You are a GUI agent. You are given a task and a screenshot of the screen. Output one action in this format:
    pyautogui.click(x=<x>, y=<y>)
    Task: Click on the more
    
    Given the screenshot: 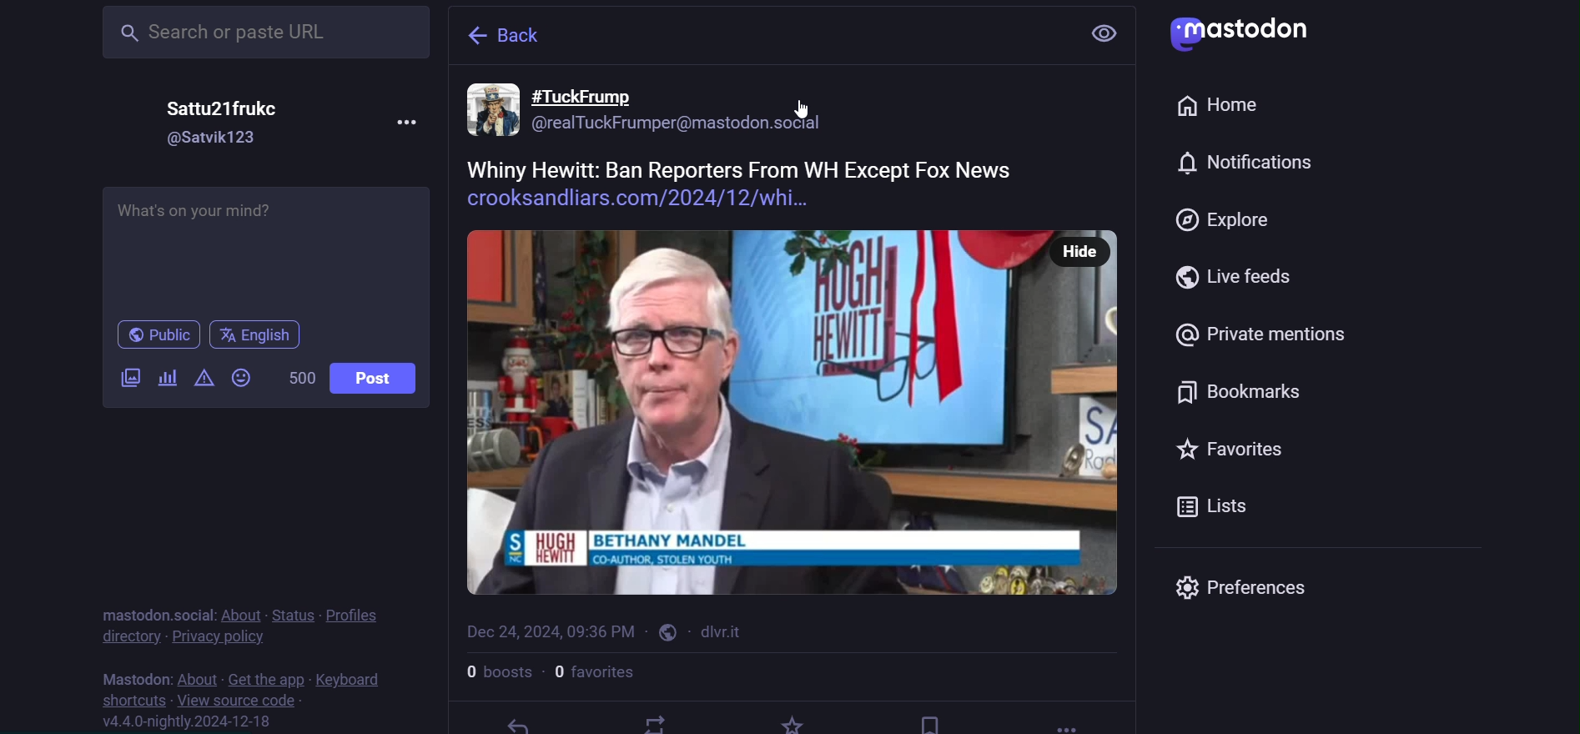 What is the action you would take?
    pyautogui.click(x=415, y=122)
    